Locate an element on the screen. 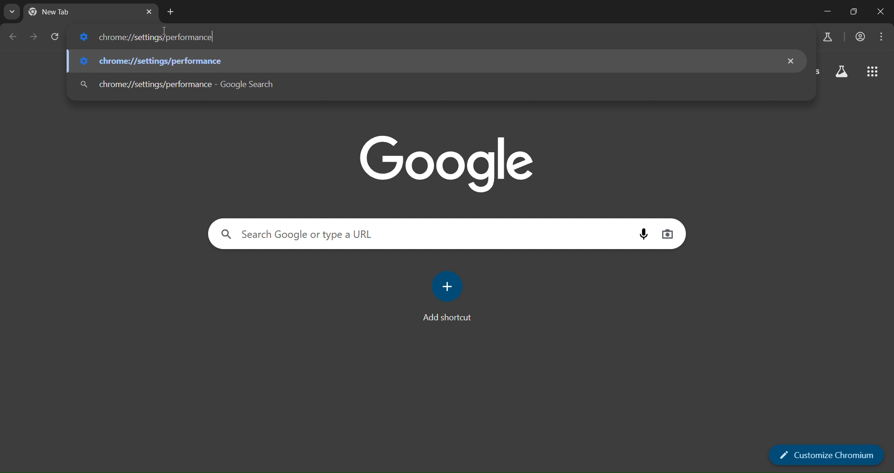 The height and width of the screenshot is (473, 894). add shortcut is located at coordinates (449, 301).